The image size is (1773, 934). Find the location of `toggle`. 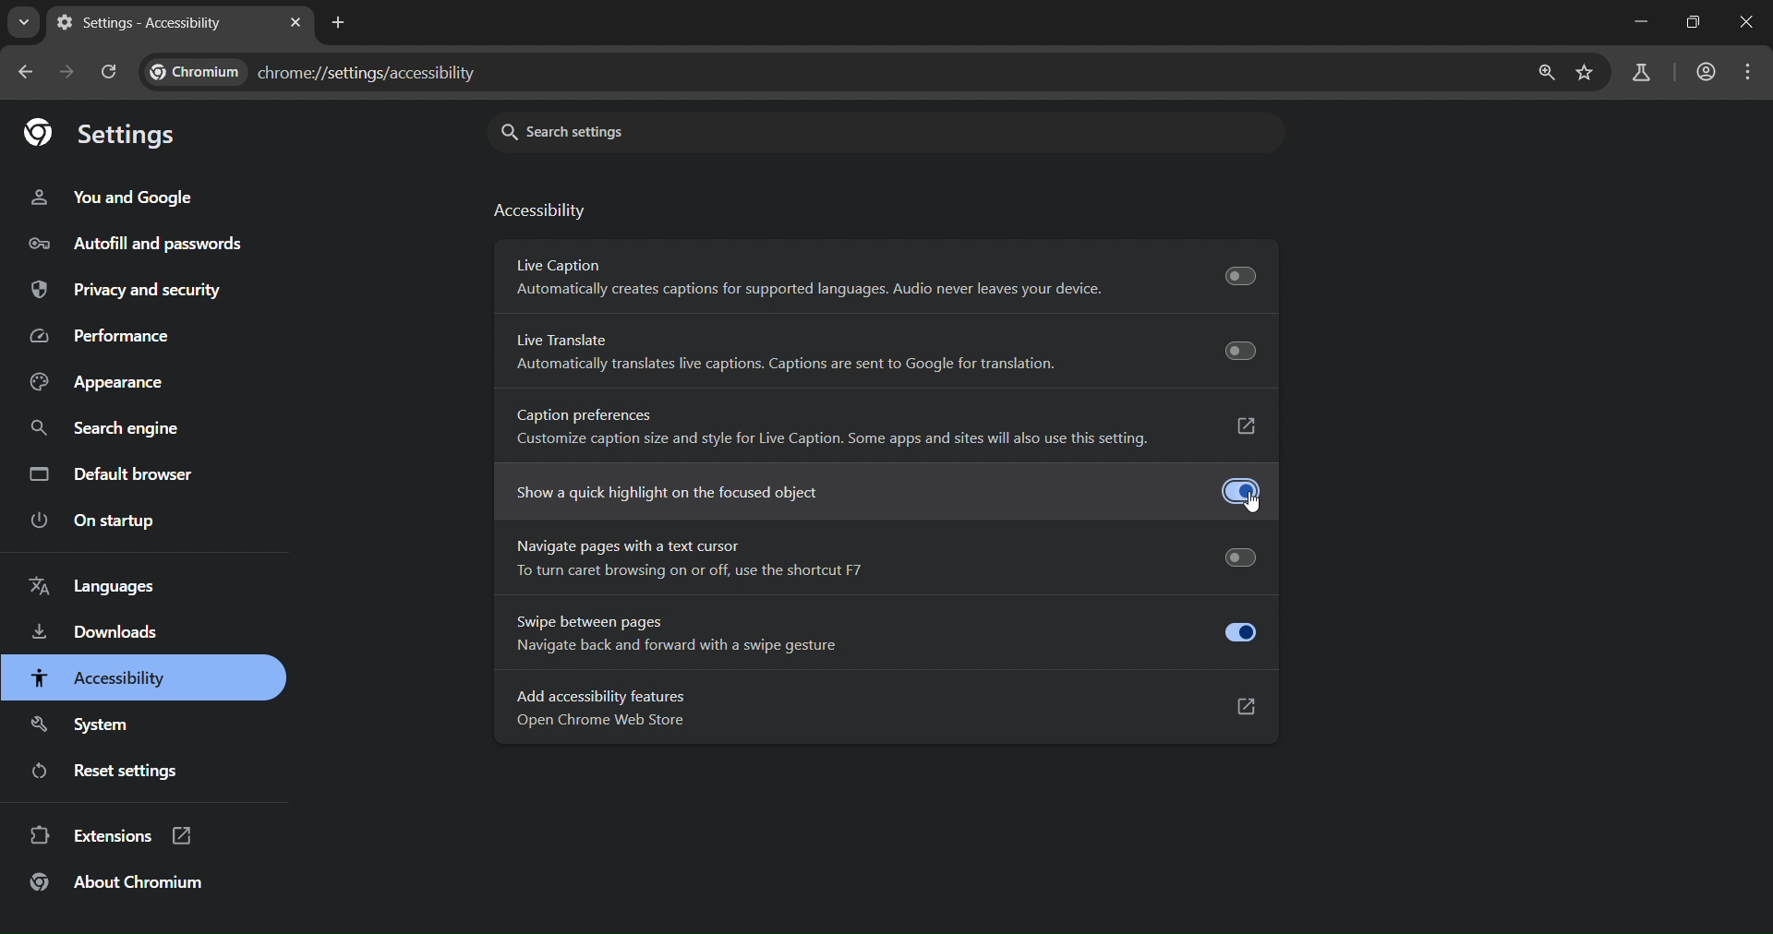

toggle is located at coordinates (1237, 277).